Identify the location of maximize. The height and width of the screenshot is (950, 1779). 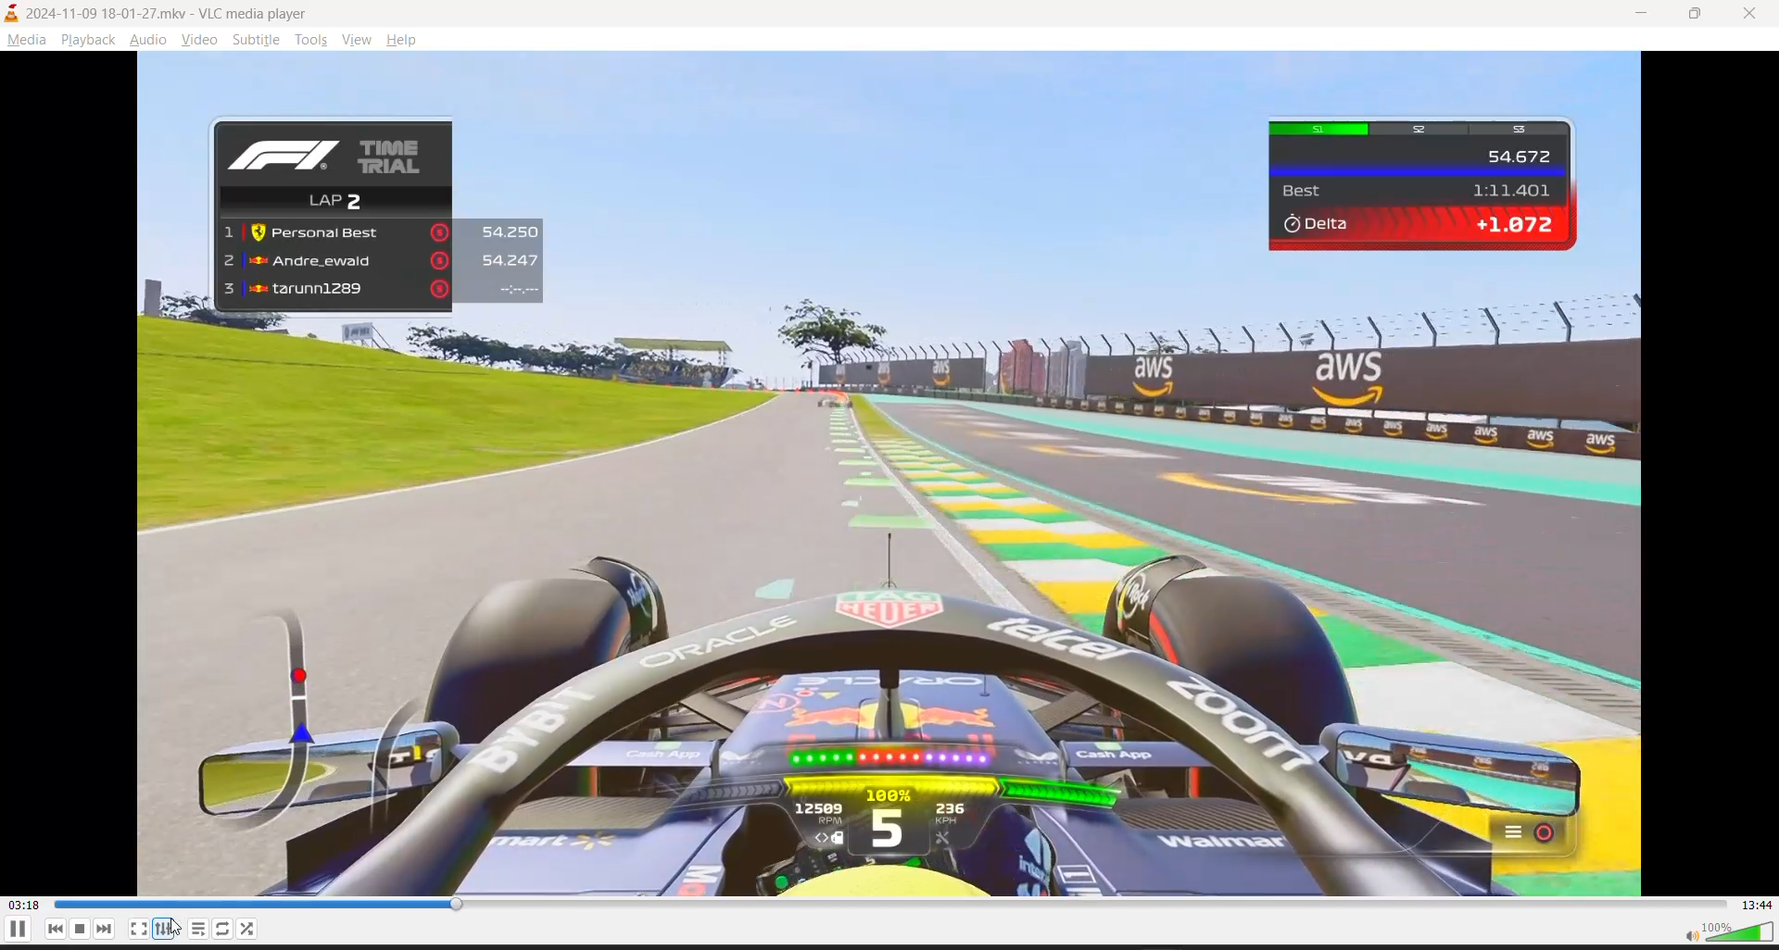
(1695, 15).